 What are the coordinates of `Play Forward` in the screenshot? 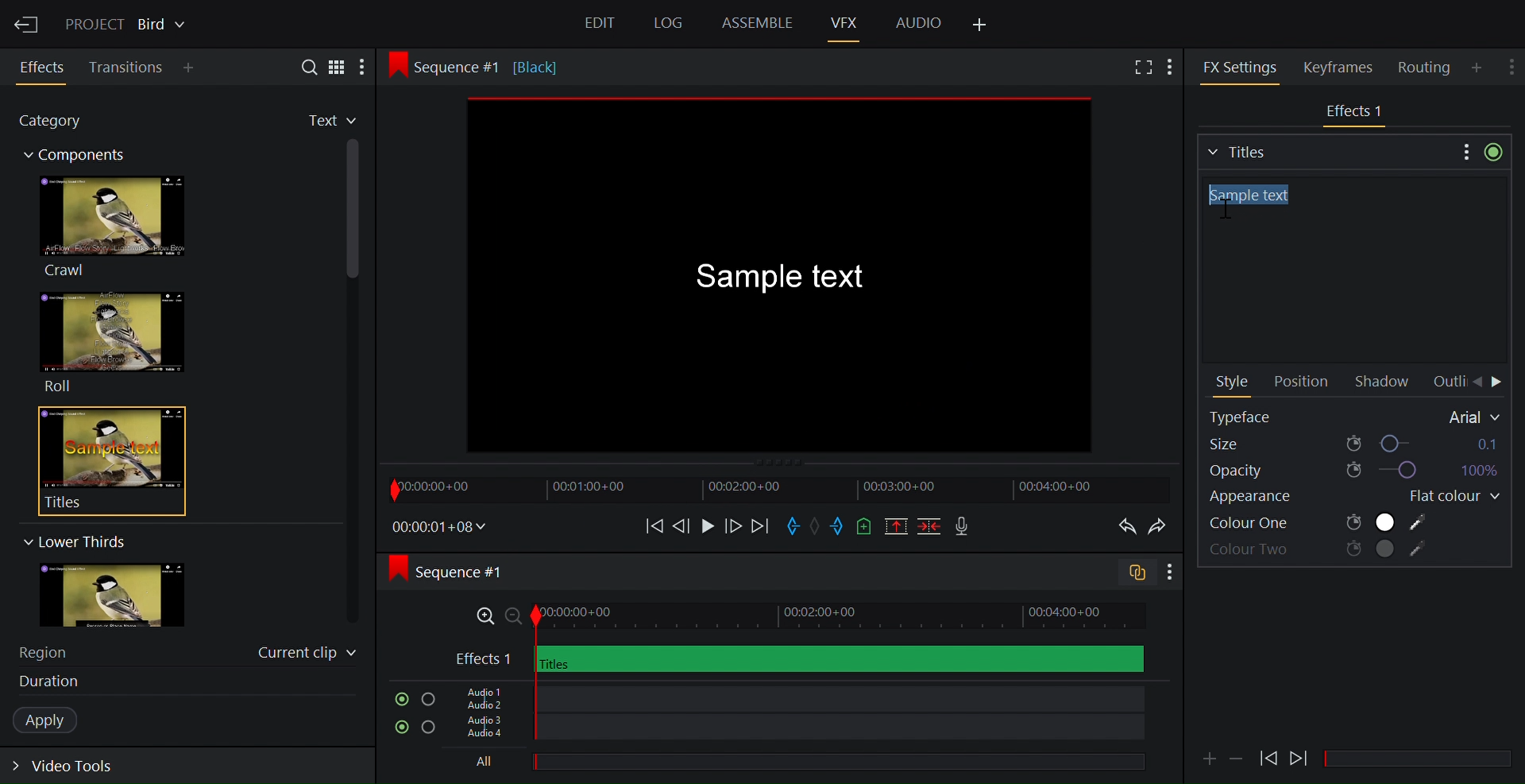 It's located at (1268, 758).